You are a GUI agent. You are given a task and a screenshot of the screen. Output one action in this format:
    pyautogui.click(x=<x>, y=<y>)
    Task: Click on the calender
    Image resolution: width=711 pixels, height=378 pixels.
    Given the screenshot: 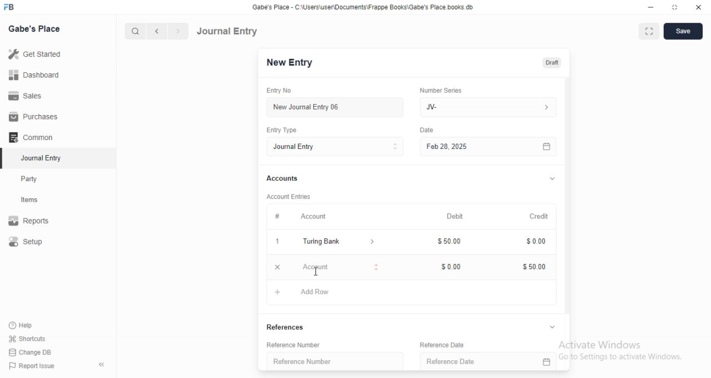 What is the action you would take?
    pyautogui.click(x=547, y=146)
    